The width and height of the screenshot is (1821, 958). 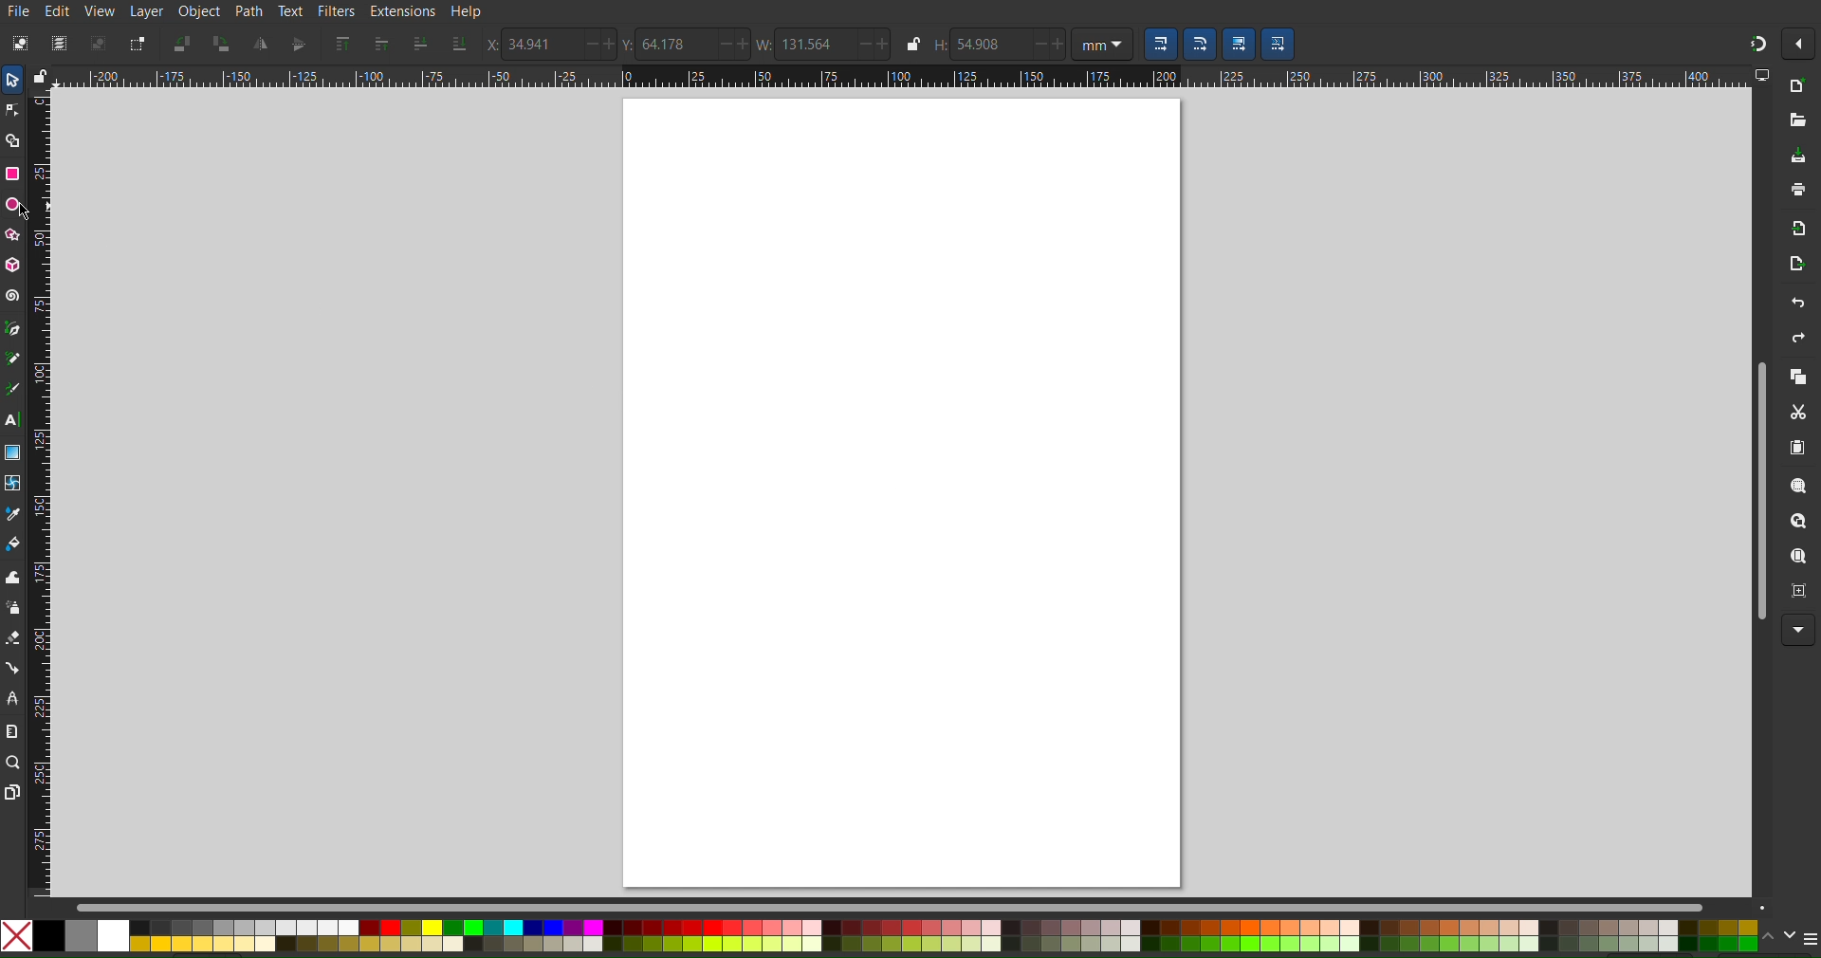 What do you see at coordinates (12, 698) in the screenshot?
I see `LPE Tool` at bounding box center [12, 698].